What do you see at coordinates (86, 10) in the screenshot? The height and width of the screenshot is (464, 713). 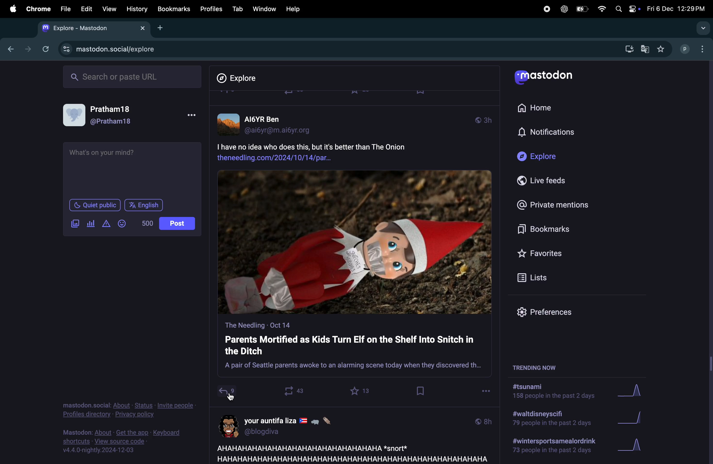 I see `edit` at bounding box center [86, 10].